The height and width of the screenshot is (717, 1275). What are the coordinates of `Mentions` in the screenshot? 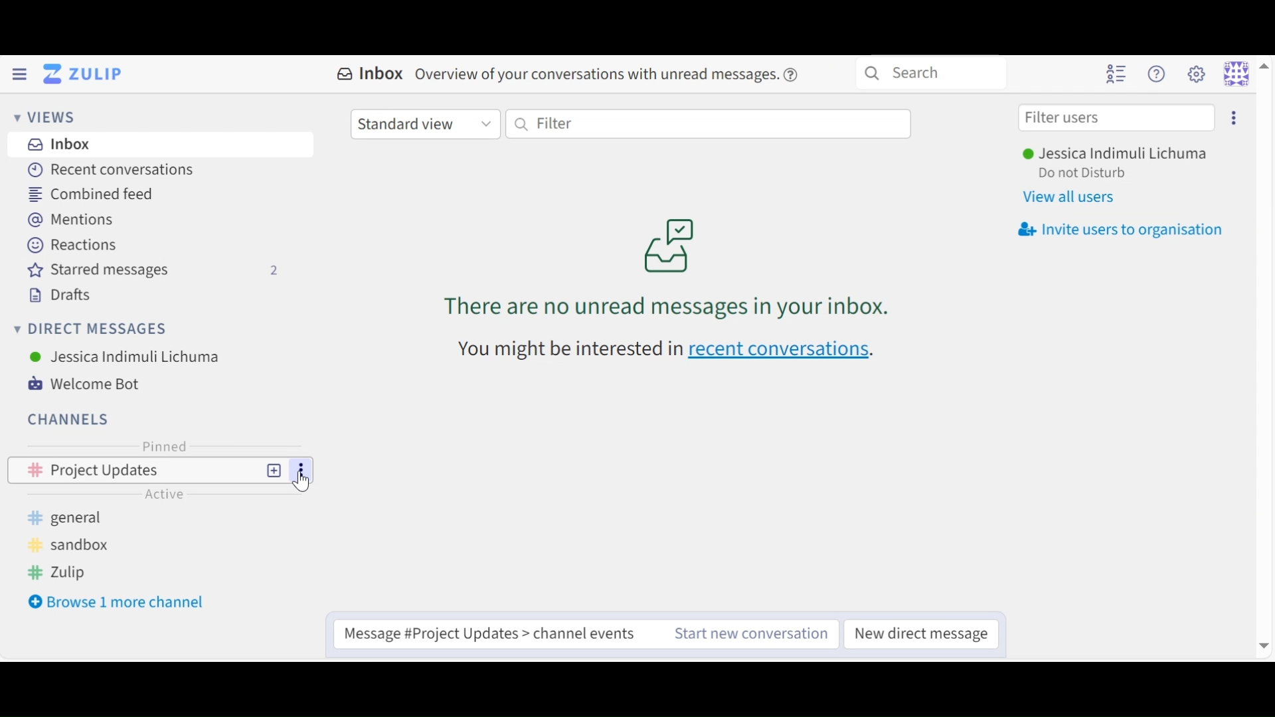 It's located at (79, 220).